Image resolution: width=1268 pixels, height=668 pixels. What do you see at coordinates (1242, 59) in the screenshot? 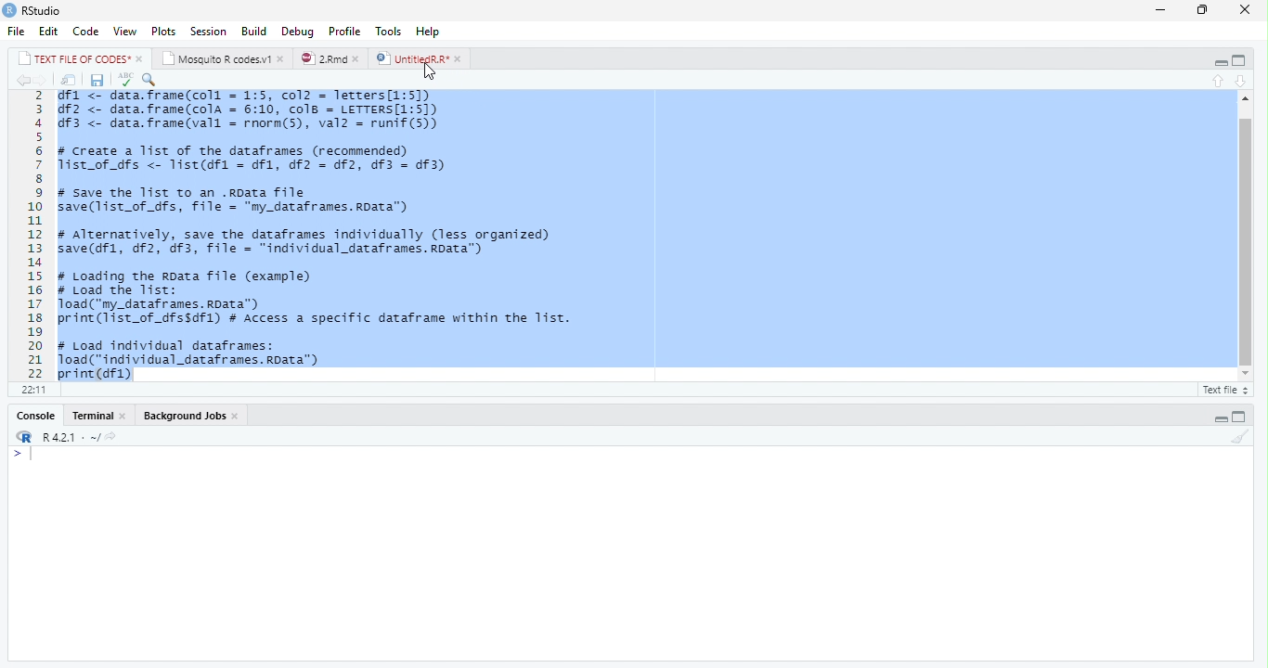
I see `Full Height` at bounding box center [1242, 59].